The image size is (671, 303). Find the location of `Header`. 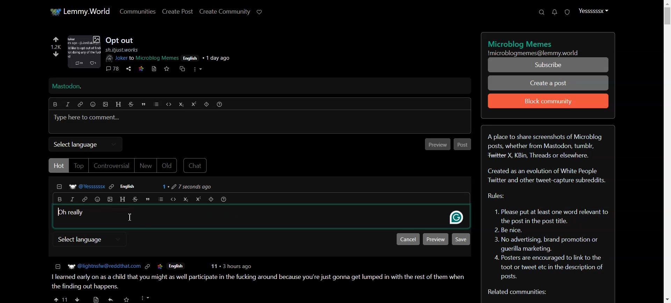

Header is located at coordinates (121, 199).